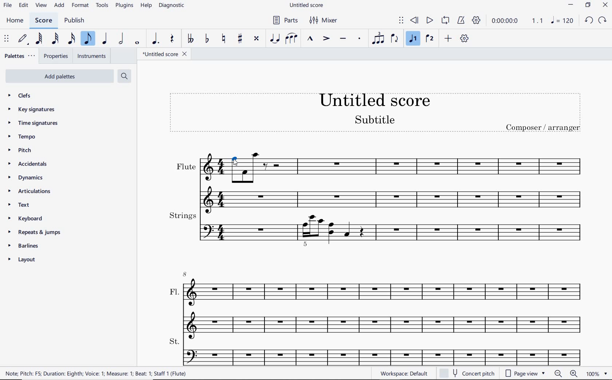 Image resolution: width=612 pixels, height=380 pixels. What do you see at coordinates (413, 20) in the screenshot?
I see `REWIND` at bounding box center [413, 20].